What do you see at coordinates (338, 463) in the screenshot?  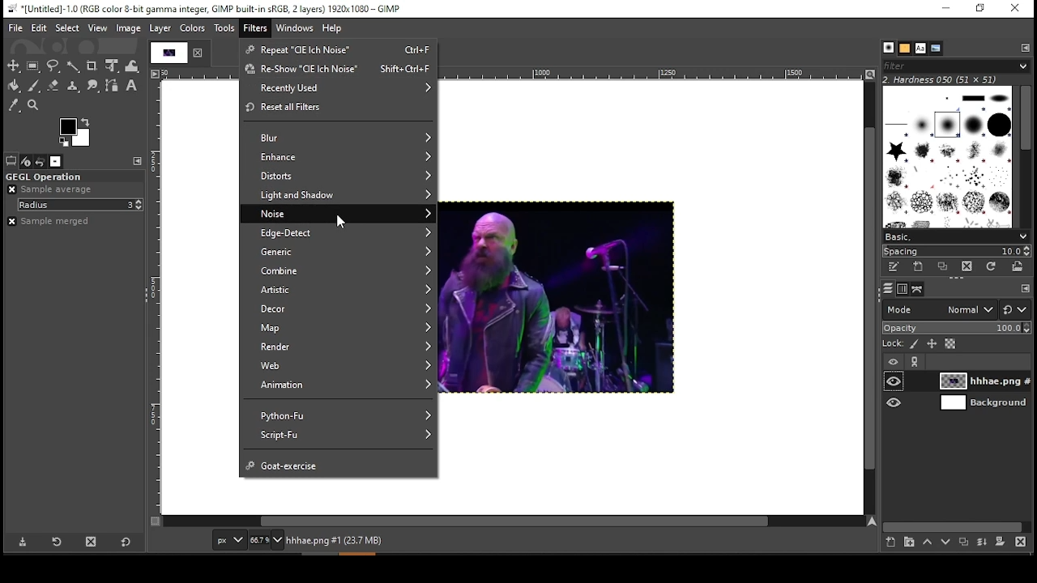 I see `goat exercise` at bounding box center [338, 463].